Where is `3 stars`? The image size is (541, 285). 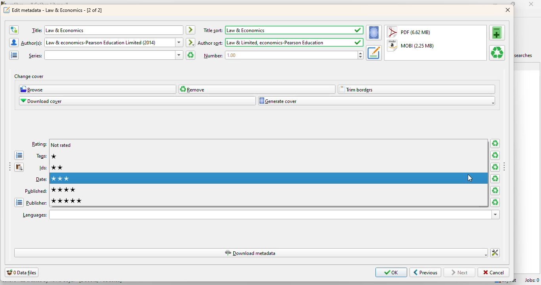
3 stars is located at coordinates (269, 179).